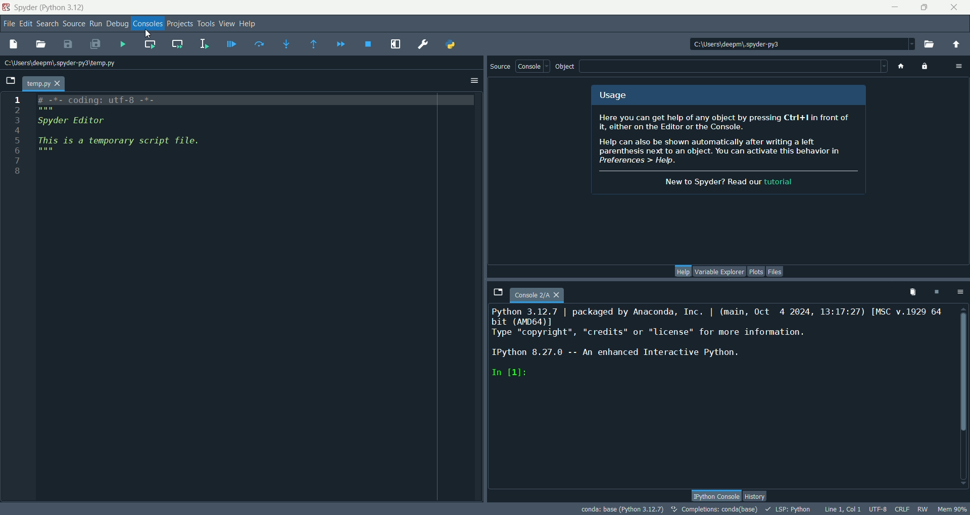  I want to click on open, so click(40, 43).